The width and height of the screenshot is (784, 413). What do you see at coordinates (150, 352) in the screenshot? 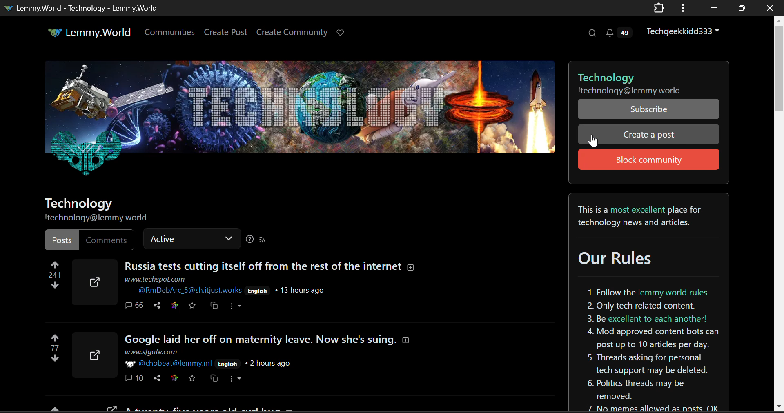
I see `www.sfgate.com` at bounding box center [150, 352].